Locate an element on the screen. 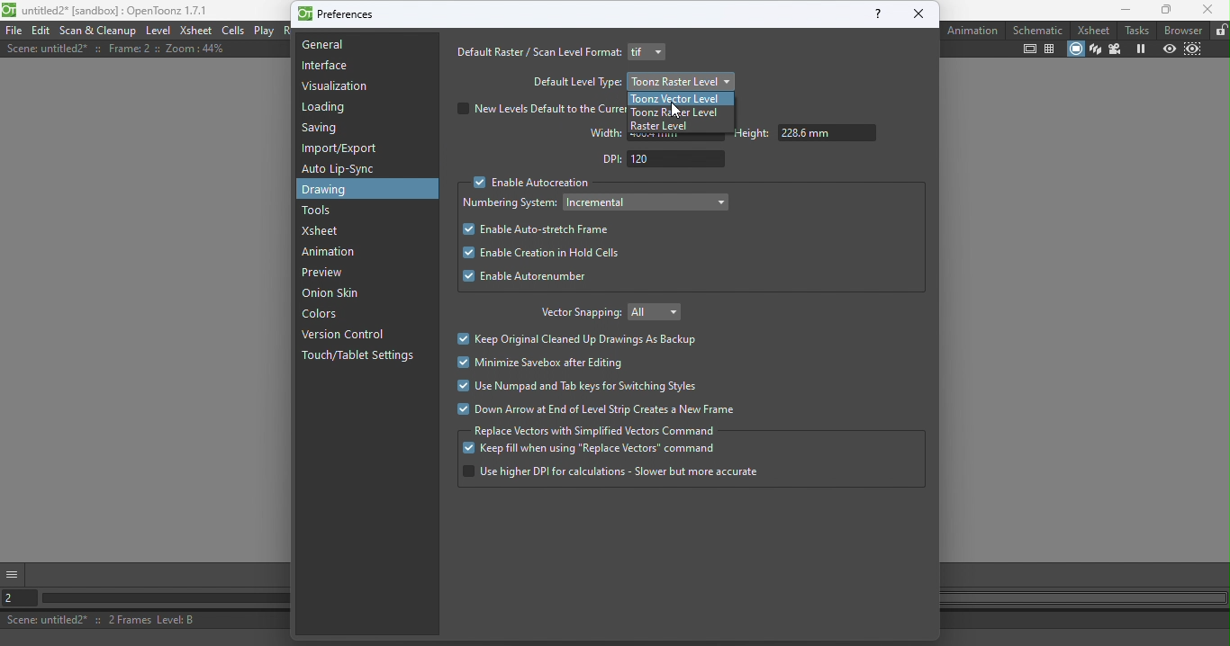 This screenshot has height=646, width=1230. Toonz vector level is located at coordinates (671, 97).